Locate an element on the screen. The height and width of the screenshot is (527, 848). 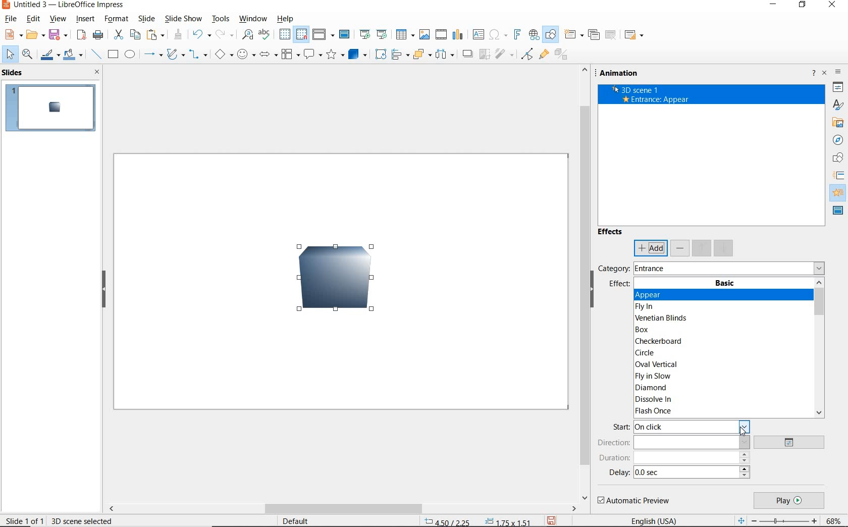
FLY IN is located at coordinates (647, 307).